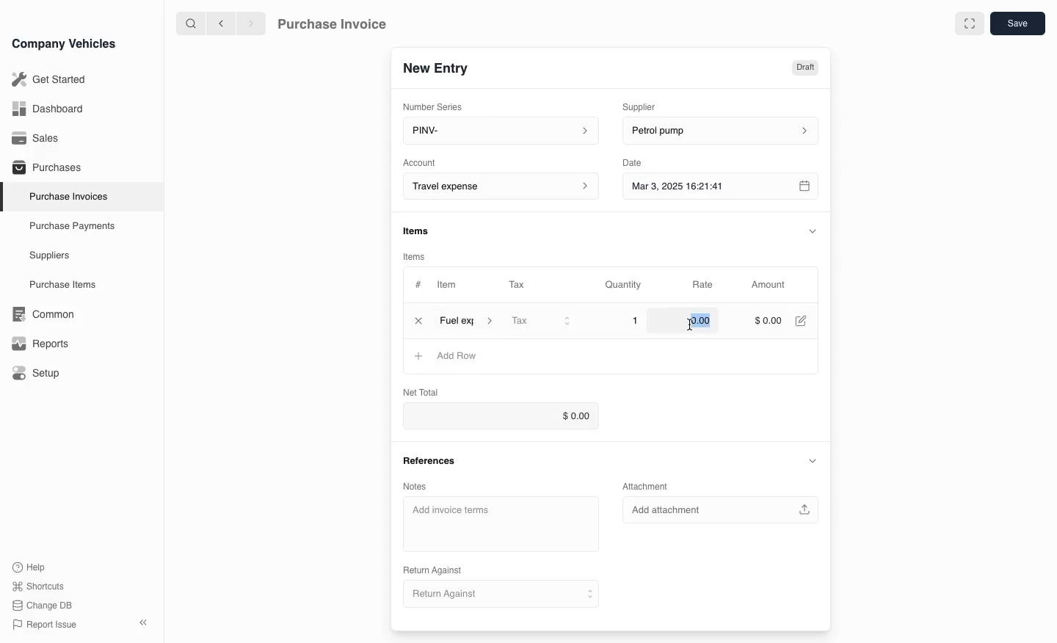 This screenshot has width=1057, height=643. Describe the element at coordinates (509, 417) in the screenshot. I see `$0.00` at that location.